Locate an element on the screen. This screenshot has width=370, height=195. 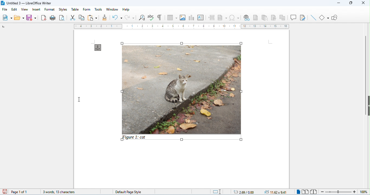
paste is located at coordinates (92, 18).